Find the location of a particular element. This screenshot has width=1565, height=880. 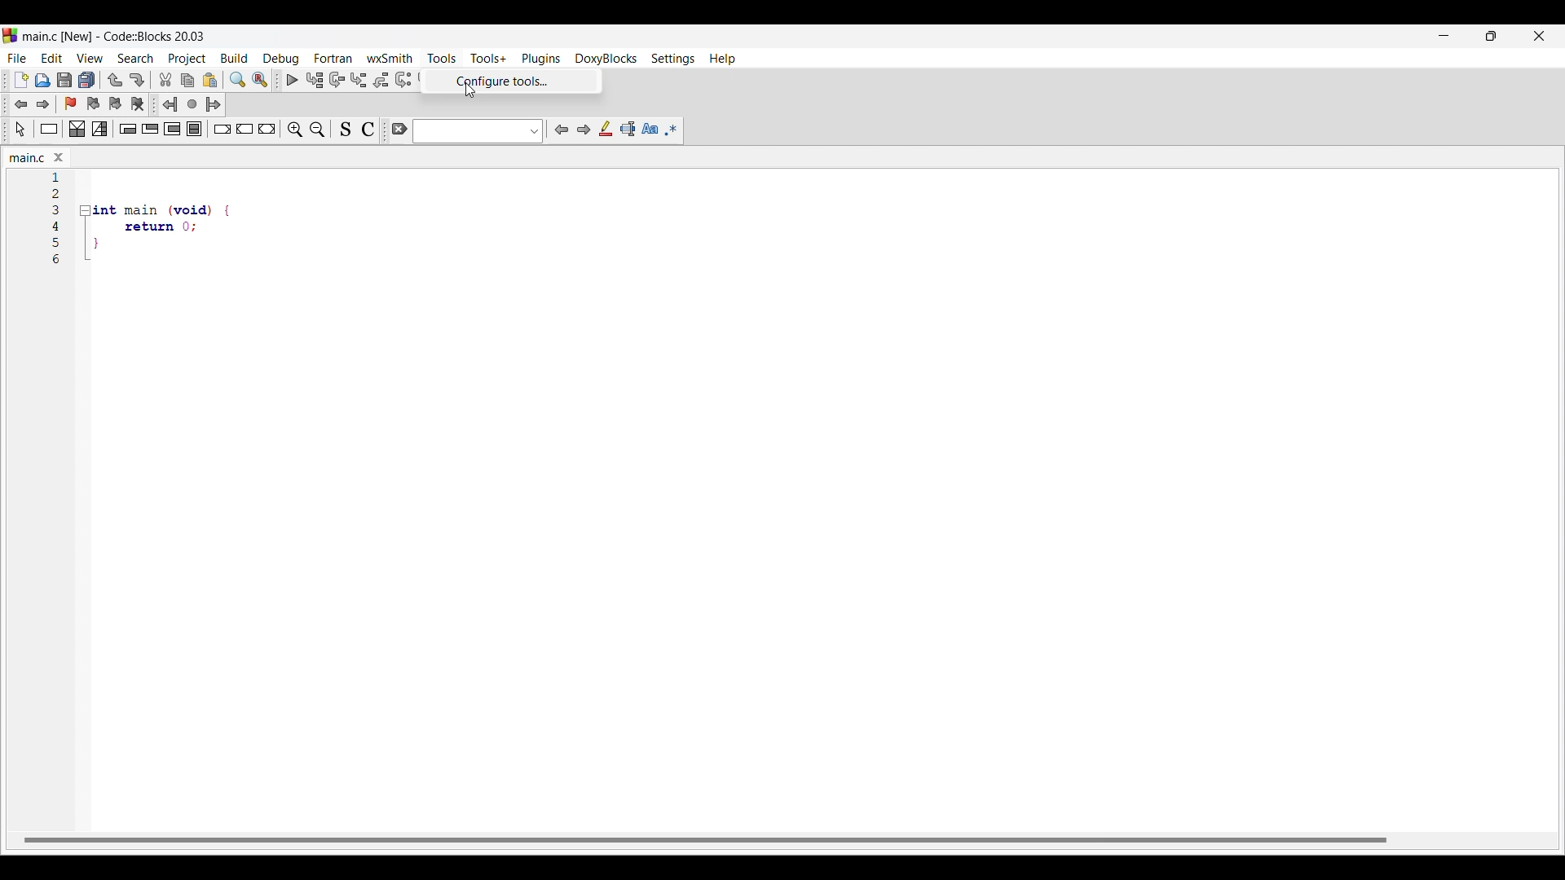

Project menu is located at coordinates (187, 59).